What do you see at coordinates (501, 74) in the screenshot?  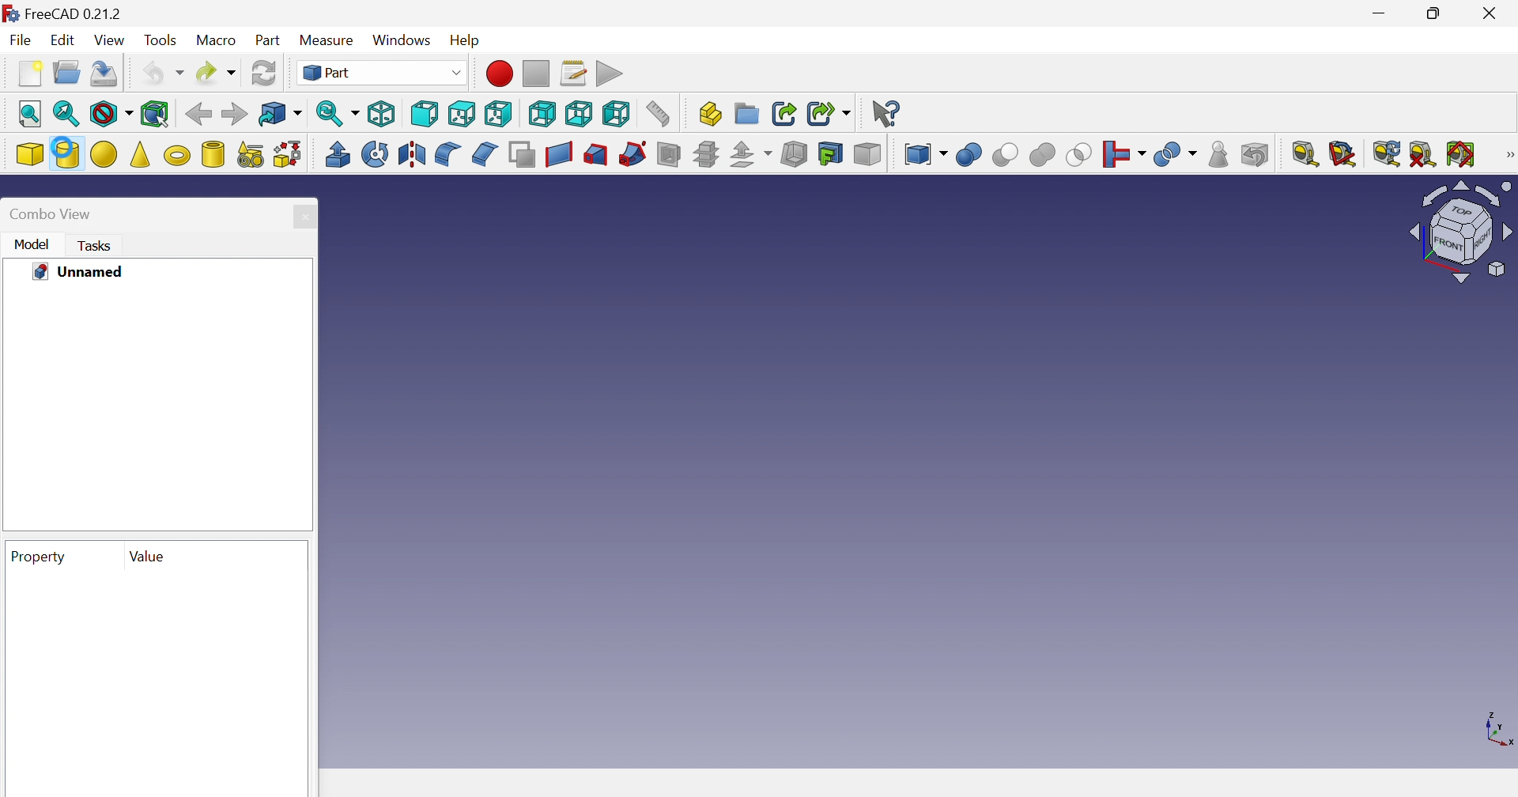 I see `Macro recording` at bounding box center [501, 74].